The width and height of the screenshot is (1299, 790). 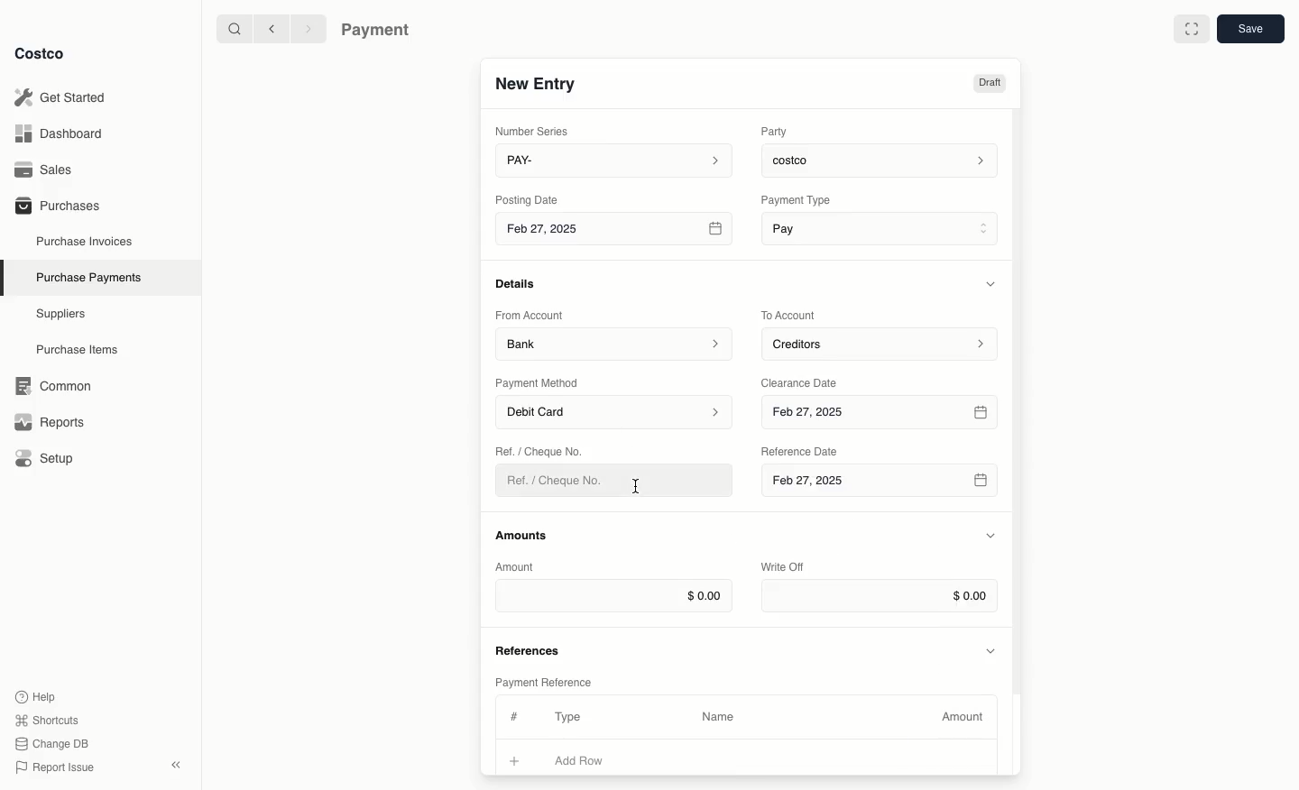 What do you see at coordinates (778, 131) in the screenshot?
I see `Party` at bounding box center [778, 131].